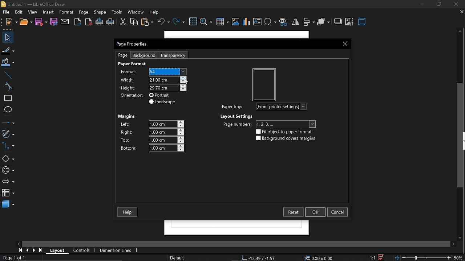  What do you see at coordinates (66, 12) in the screenshot?
I see `format` at bounding box center [66, 12].